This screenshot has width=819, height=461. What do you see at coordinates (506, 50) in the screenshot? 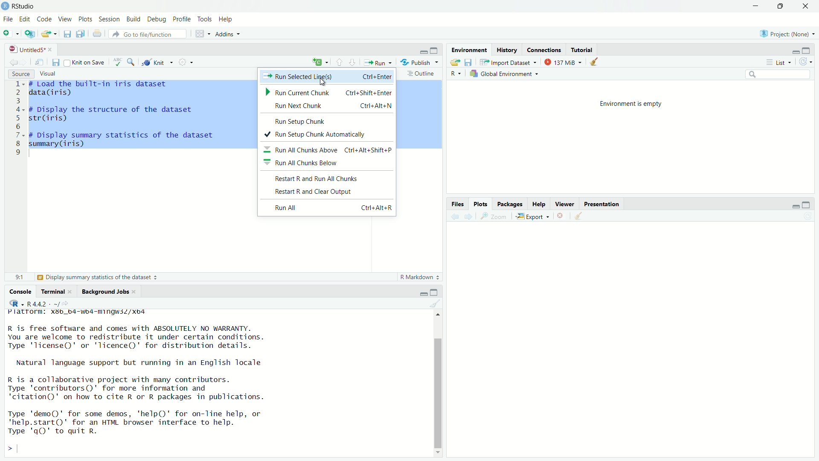
I see `History` at bounding box center [506, 50].